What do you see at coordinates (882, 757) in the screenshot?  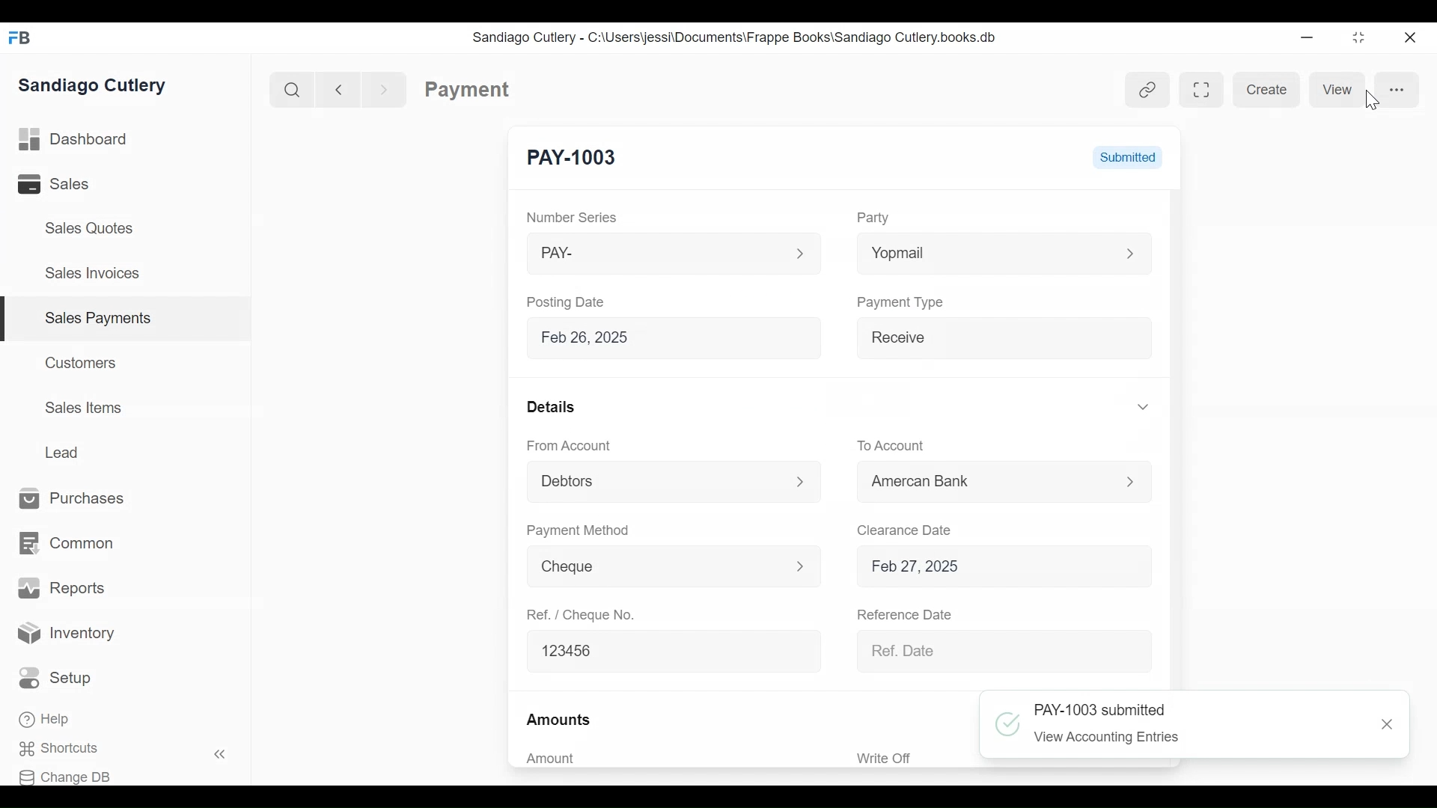 I see `Write Off` at bounding box center [882, 757].